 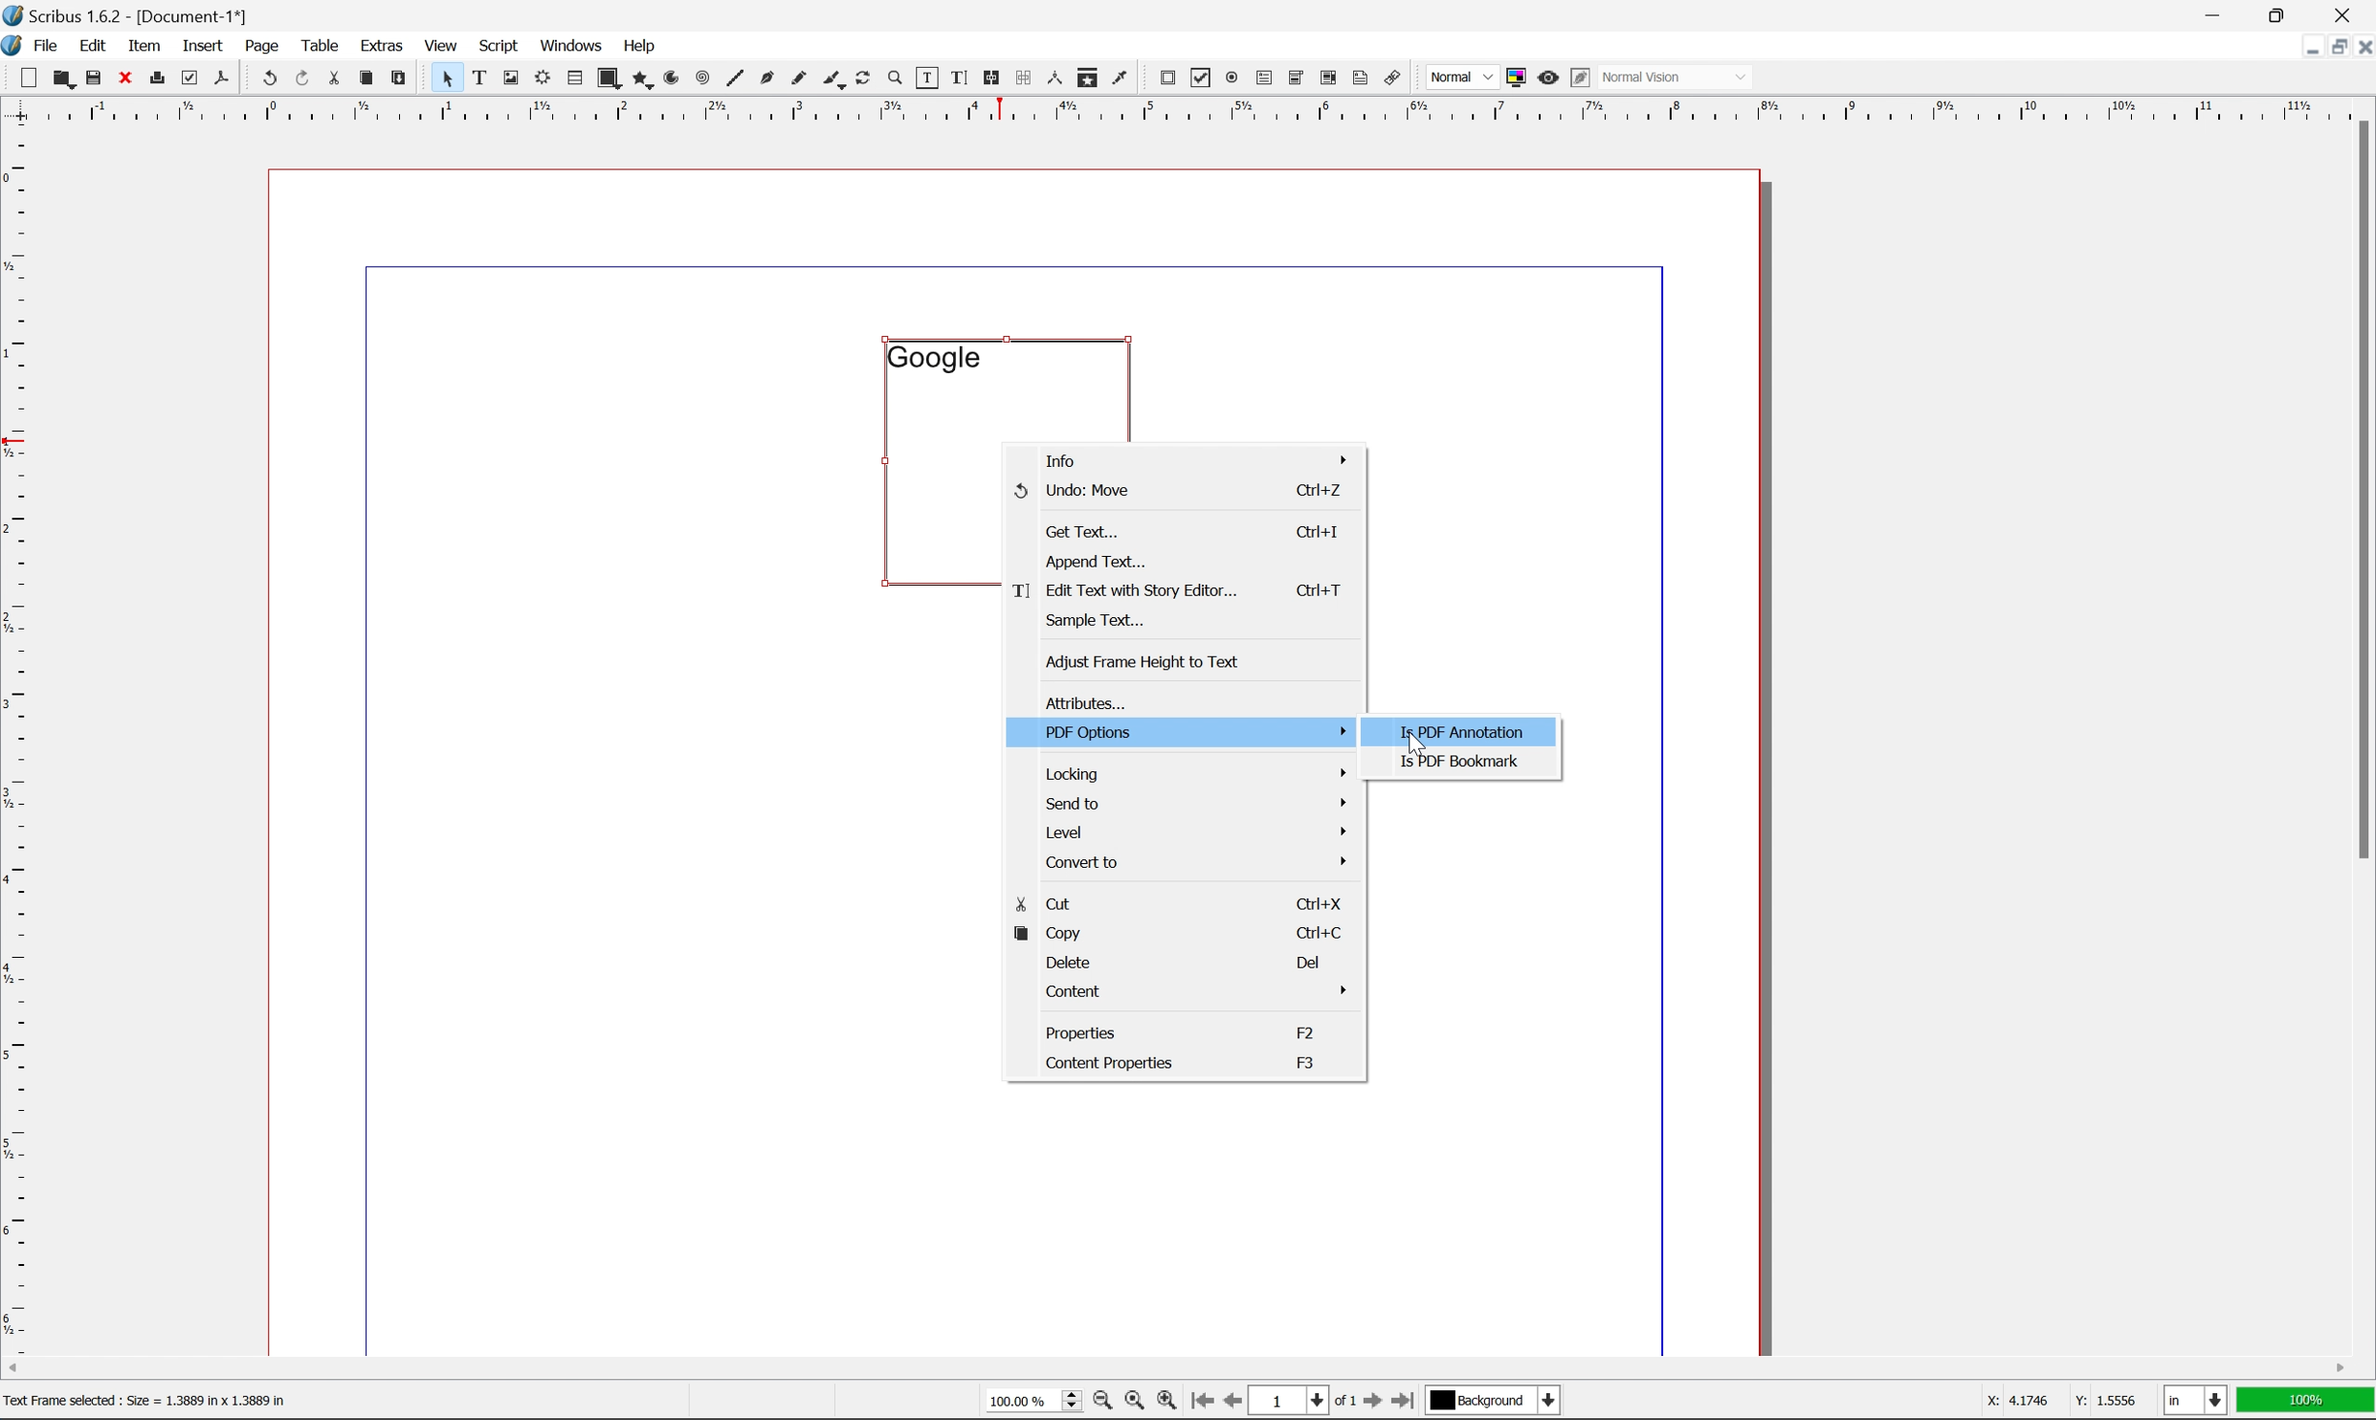 I want to click on text annotation, so click(x=1361, y=78).